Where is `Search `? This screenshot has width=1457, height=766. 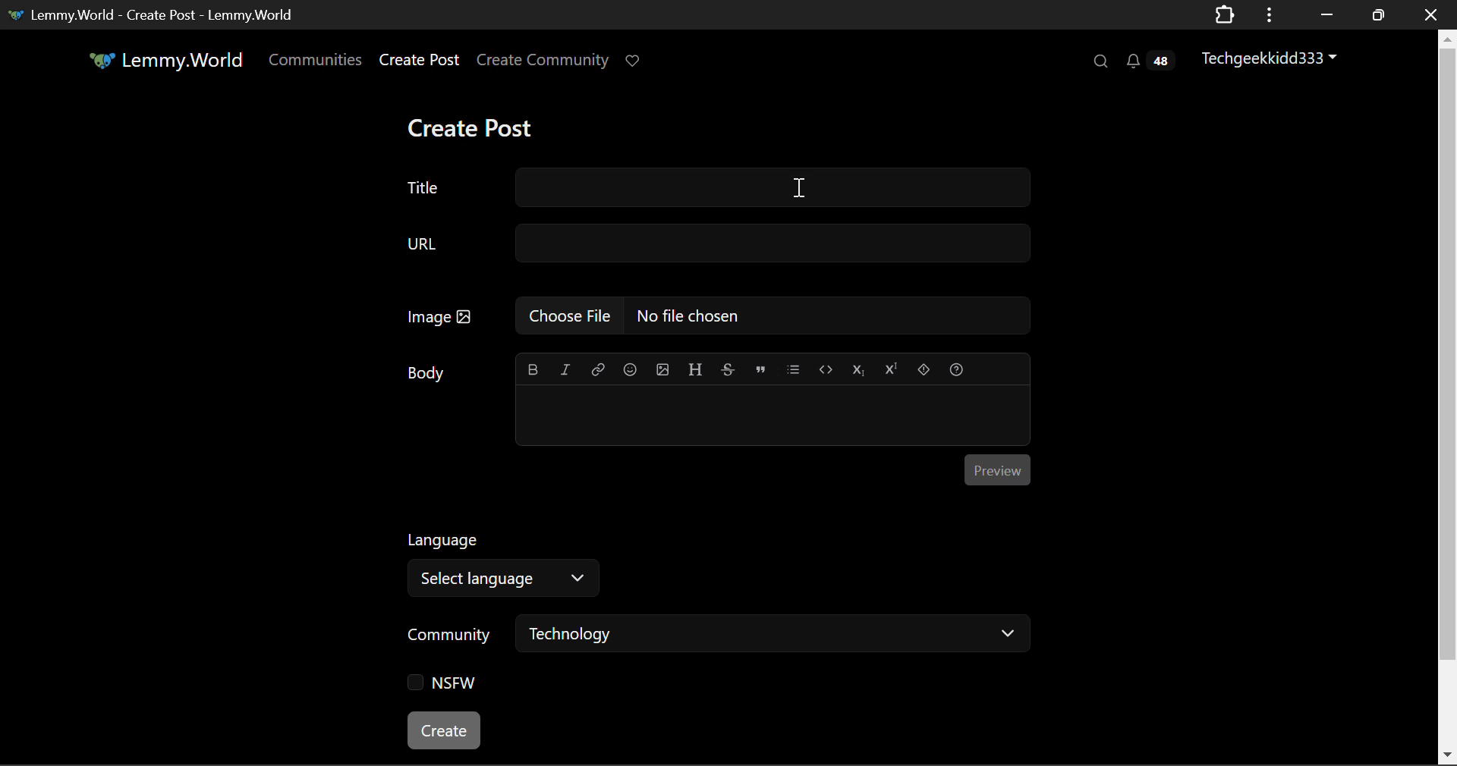
Search  is located at coordinates (1099, 61).